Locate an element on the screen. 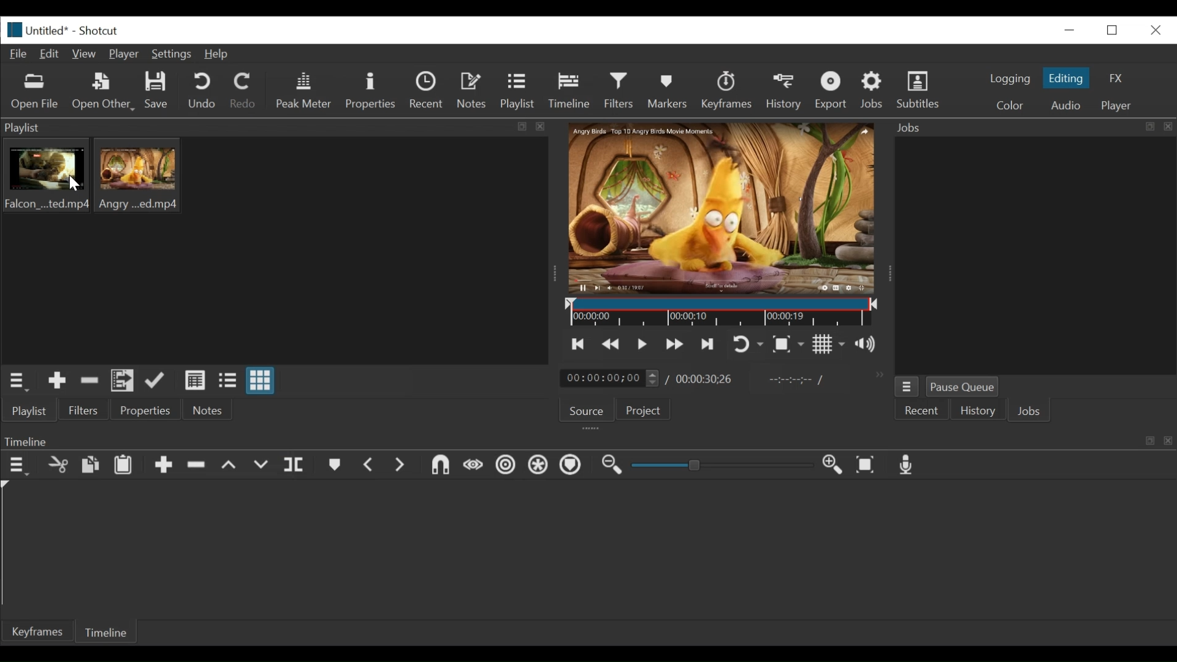  Toggle play or pause is located at coordinates (643, 344).